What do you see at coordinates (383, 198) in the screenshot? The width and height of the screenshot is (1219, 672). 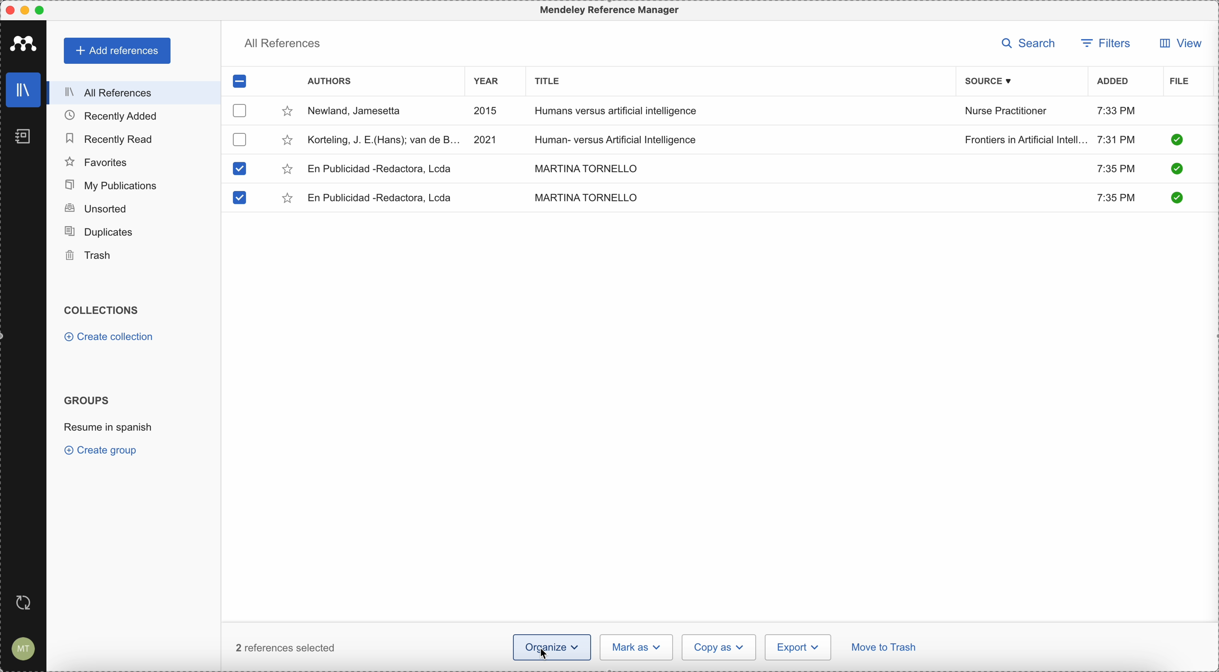 I see `En Publicidad-Redactora, Lcda` at bounding box center [383, 198].